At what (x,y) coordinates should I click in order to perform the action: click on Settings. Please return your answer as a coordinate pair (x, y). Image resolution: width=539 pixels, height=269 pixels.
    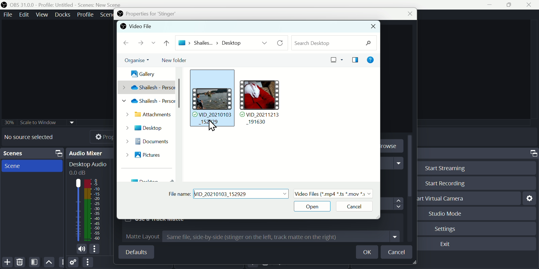
    Looking at the image, I should click on (447, 228).